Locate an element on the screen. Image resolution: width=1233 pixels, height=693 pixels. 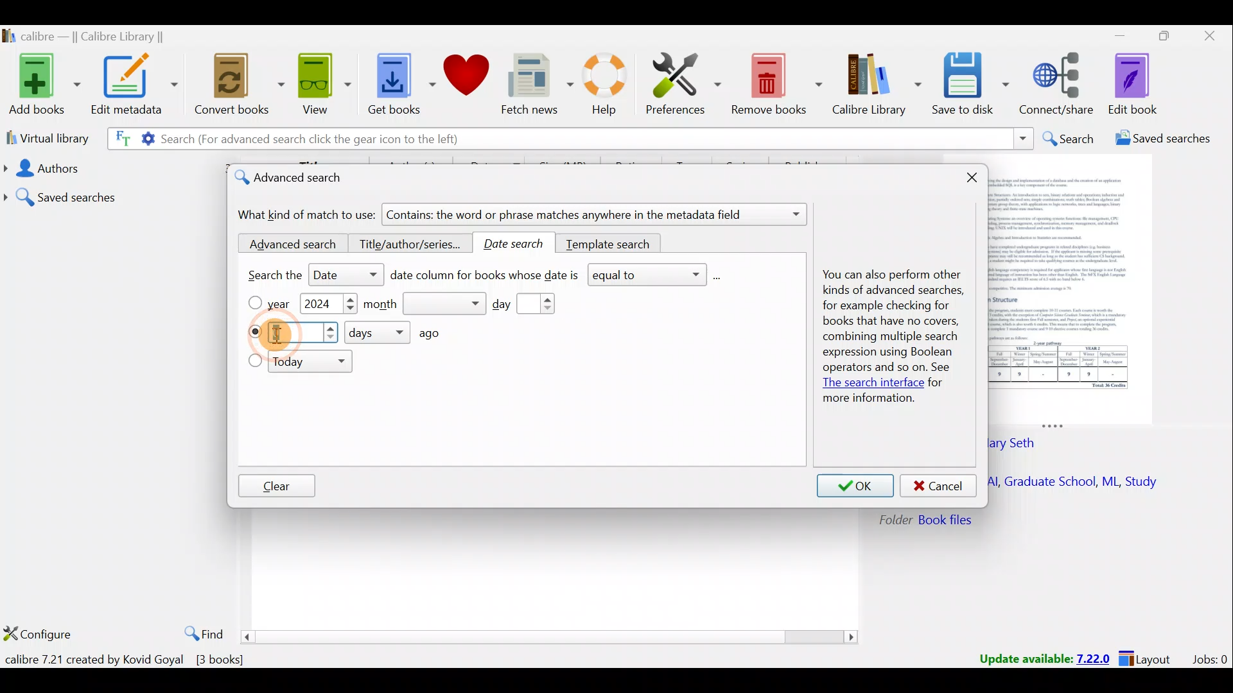
Save to disk is located at coordinates (972, 85).